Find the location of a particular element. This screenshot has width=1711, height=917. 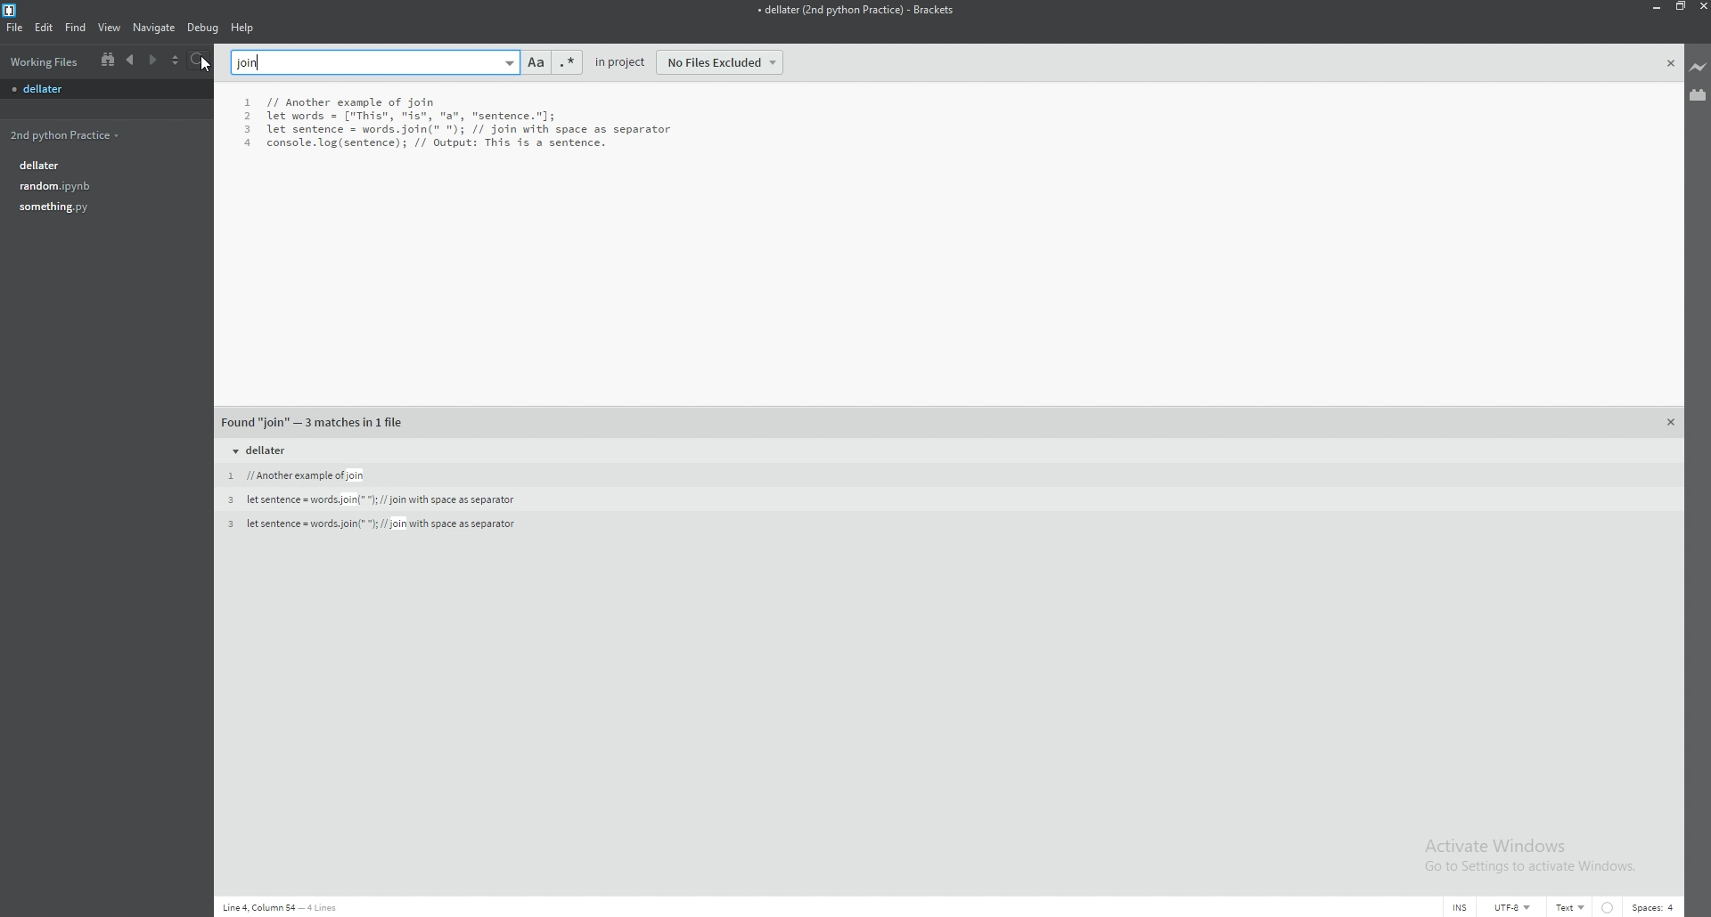

view is located at coordinates (110, 28).